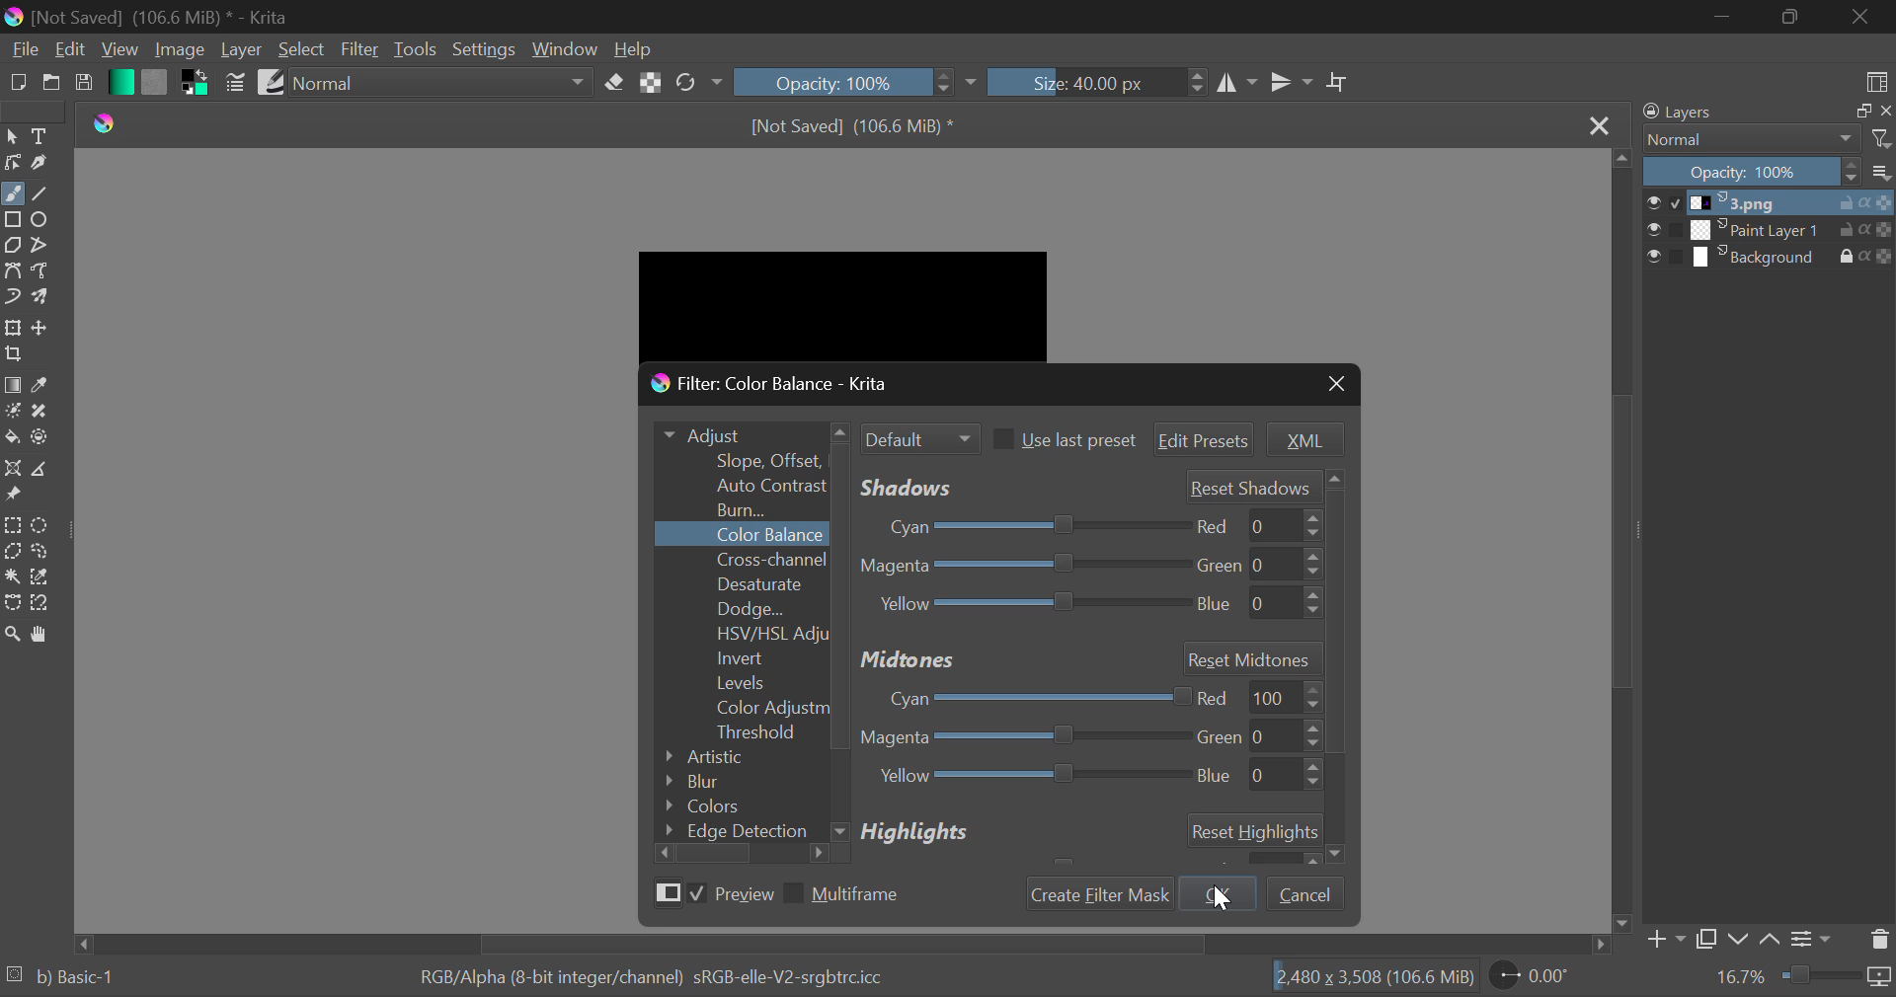 This screenshot has width=1896, height=997. What do you see at coordinates (12, 470) in the screenshot?
I see `Assistant Tool` at bounding box center [12, 470].